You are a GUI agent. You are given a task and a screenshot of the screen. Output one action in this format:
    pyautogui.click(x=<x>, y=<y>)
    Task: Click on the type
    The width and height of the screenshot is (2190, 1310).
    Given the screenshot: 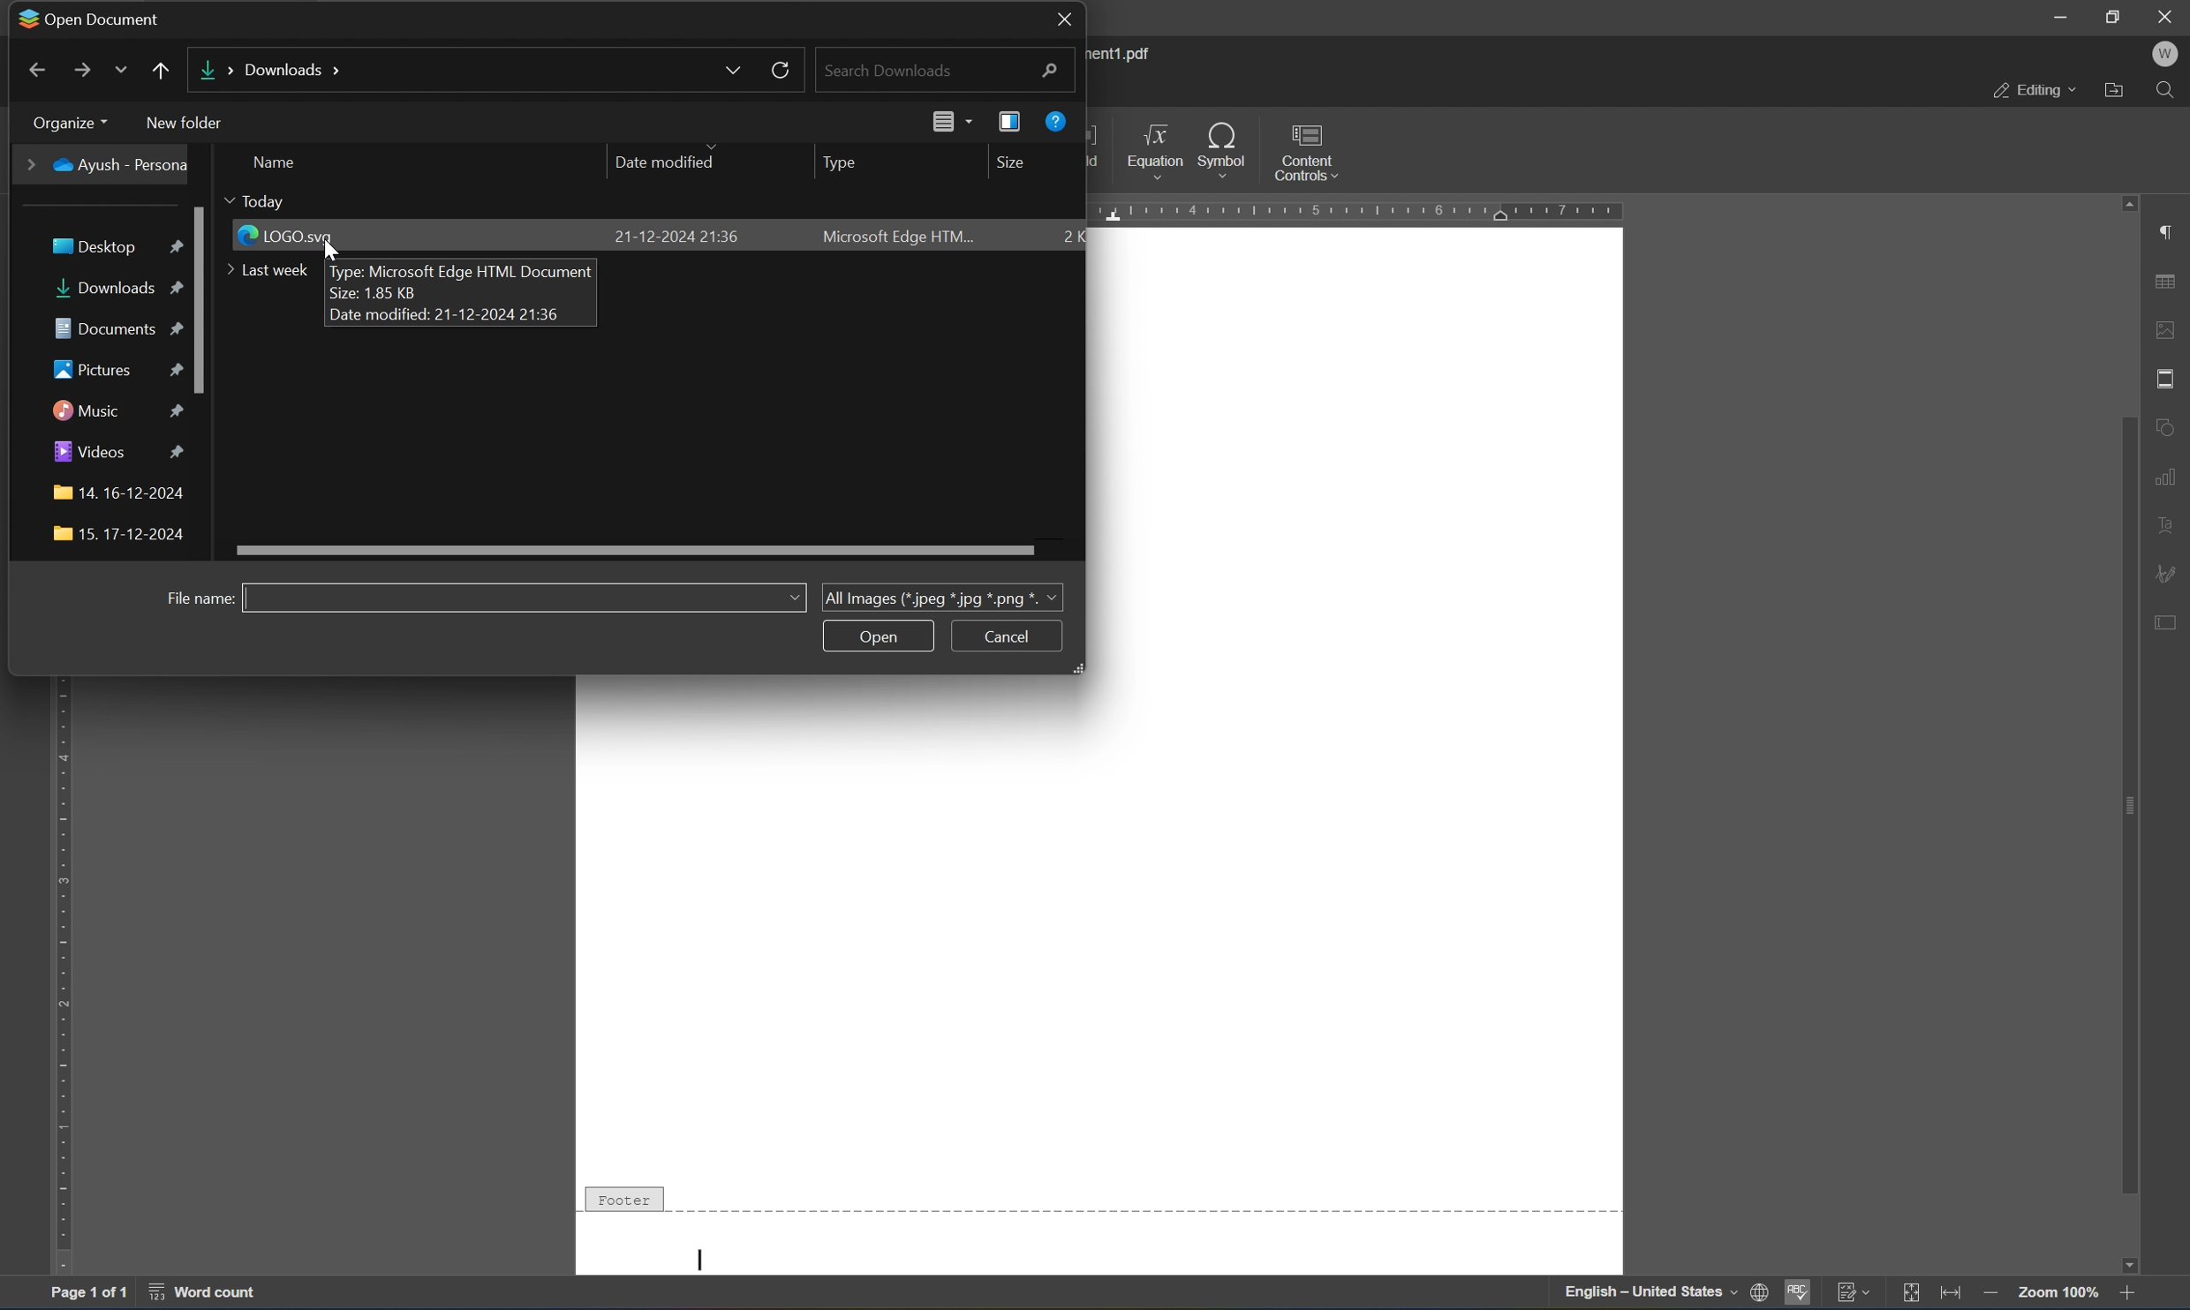 What is the action you would take?
    pyautogui.click(x=843, y=162)
    